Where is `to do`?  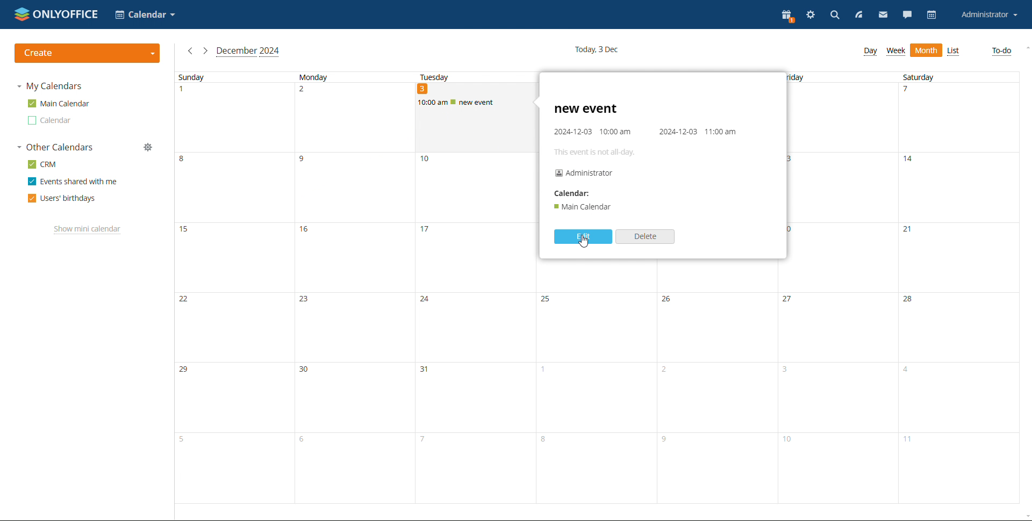
to do is located at coordinates (1002, 52).